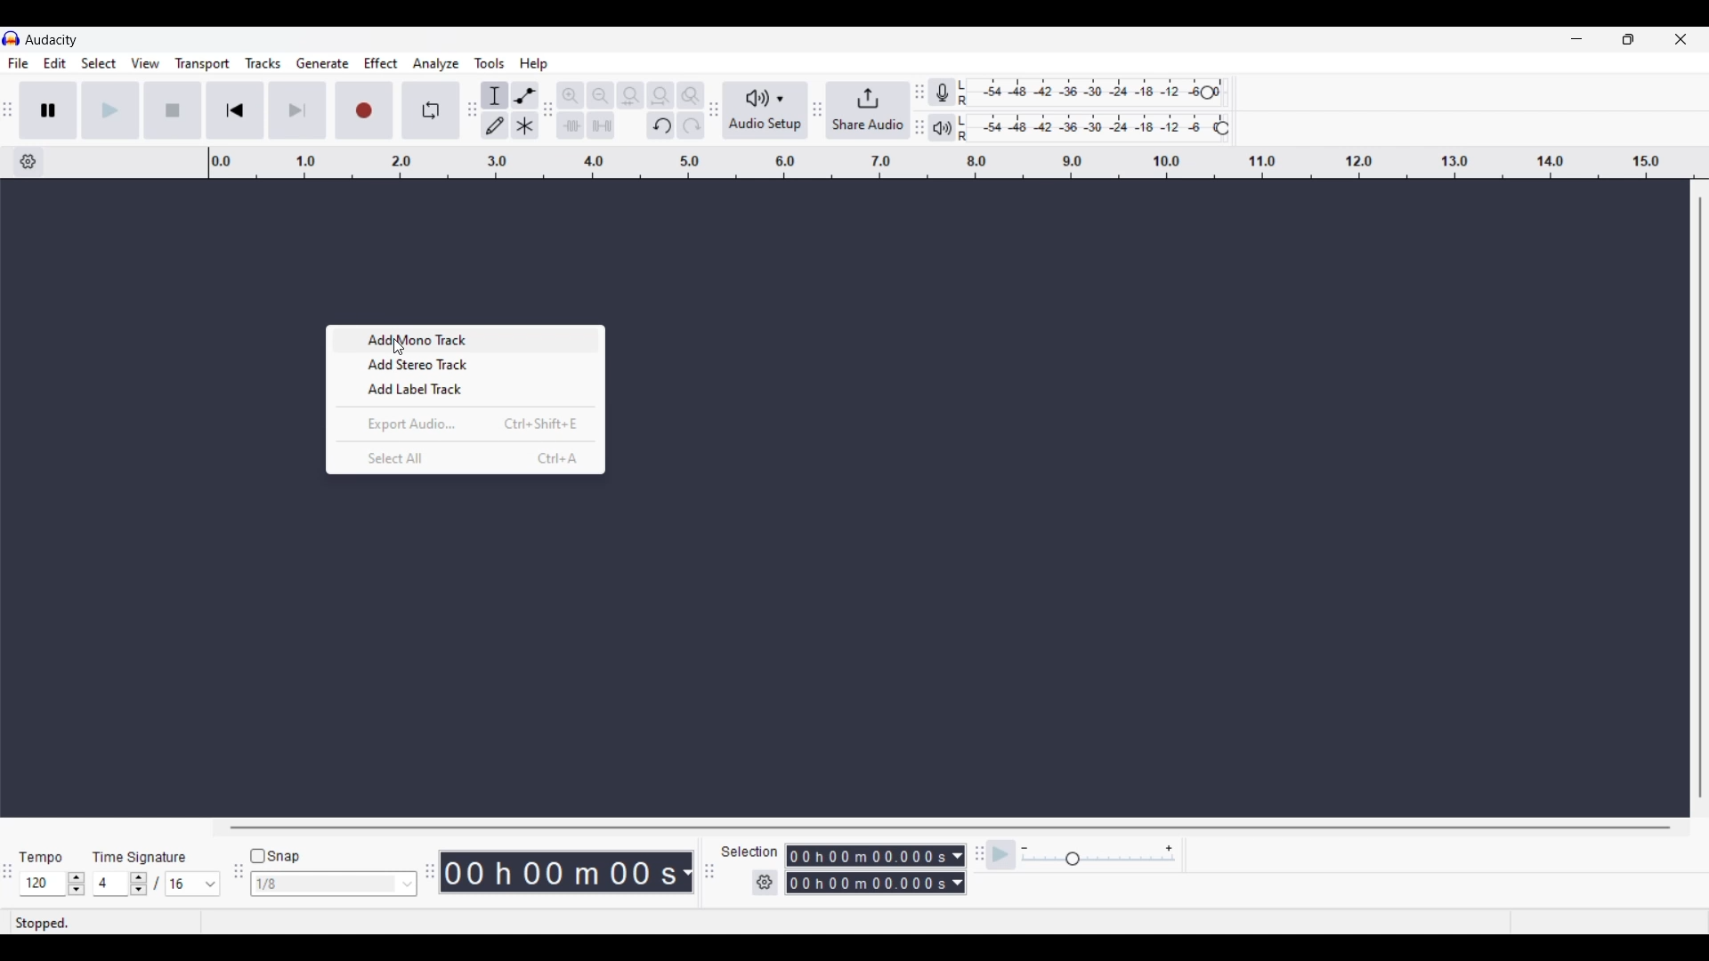  I want to click on Selected time signature, so click(183, 884).